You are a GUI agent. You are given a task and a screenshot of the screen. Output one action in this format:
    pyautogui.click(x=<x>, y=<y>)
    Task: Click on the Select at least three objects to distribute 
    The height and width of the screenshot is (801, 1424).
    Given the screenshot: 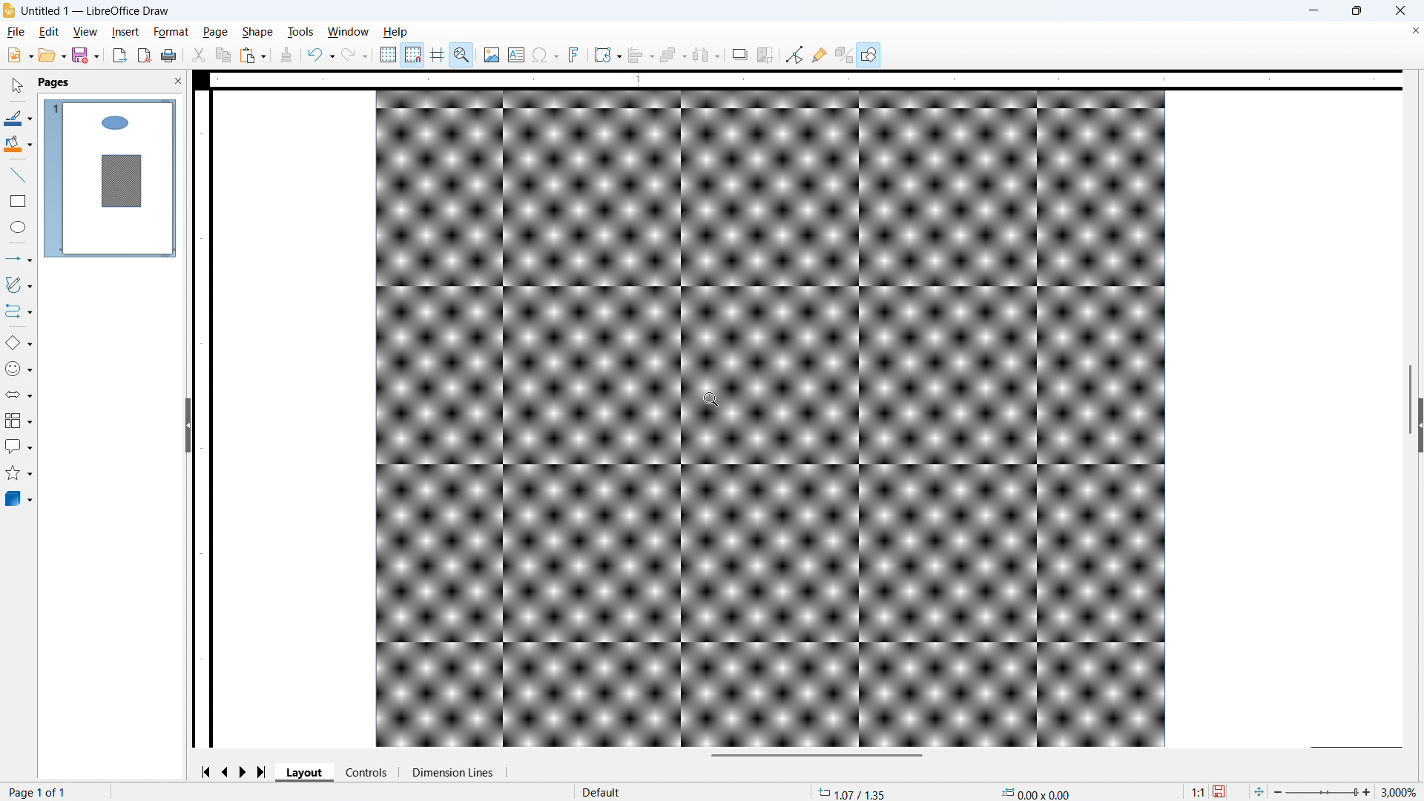 What is the action you would take?
    pyautogui.click(x=707, y=55)
    